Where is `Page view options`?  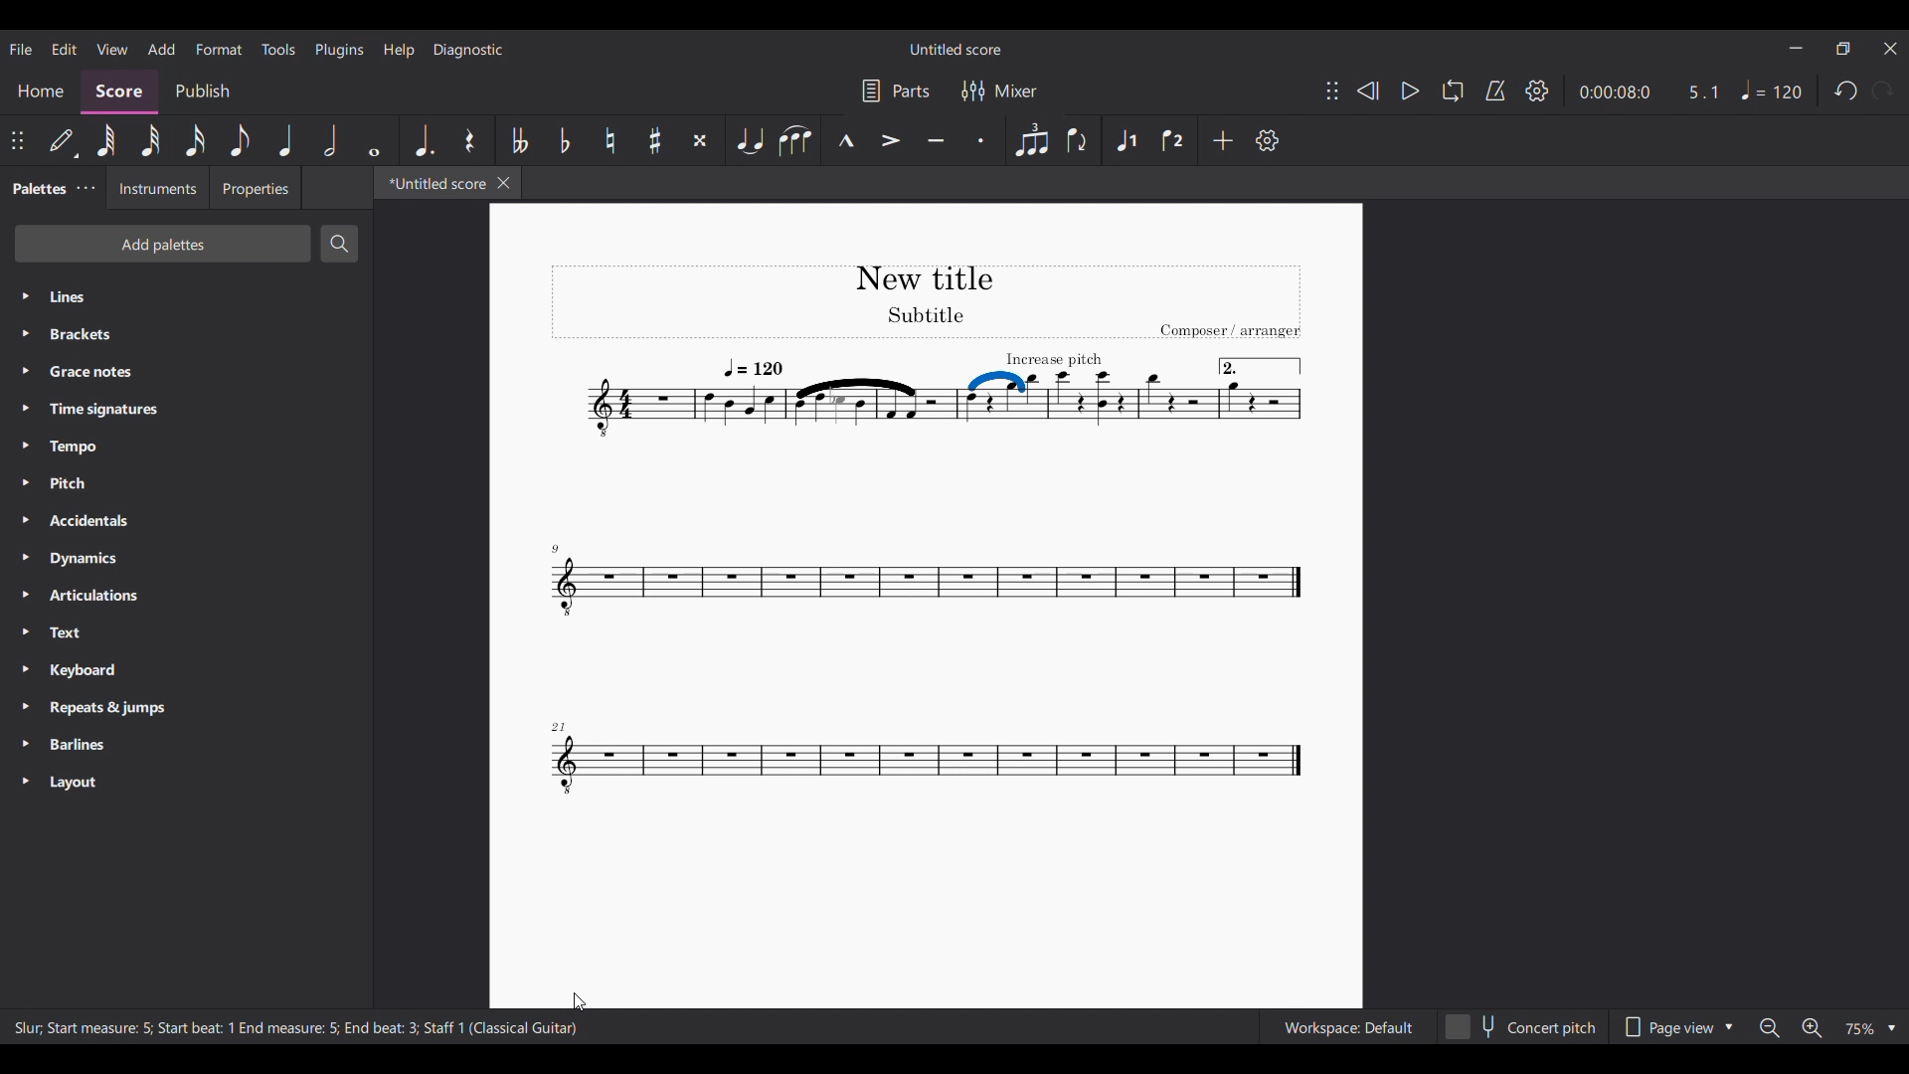 Page view options is located at coordinates (1676, 1026).